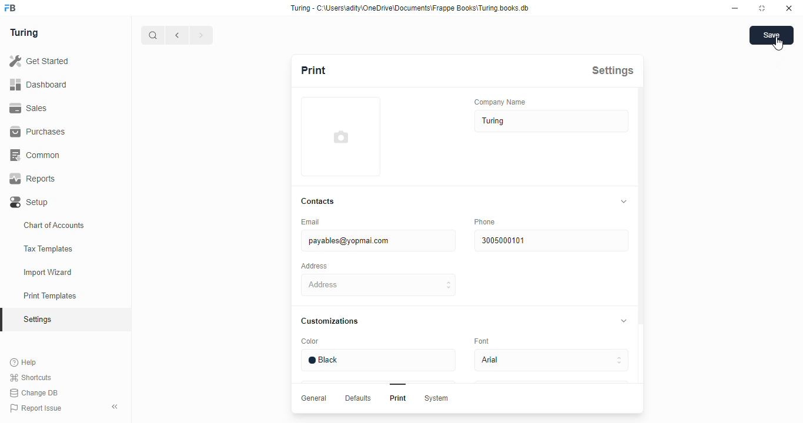 Image resolution: width=803 pixels, height=423 pixels. What do you see at coordinates (621, 200) in the screenshot?
I see `collapse` at bounding box center [621, 200].